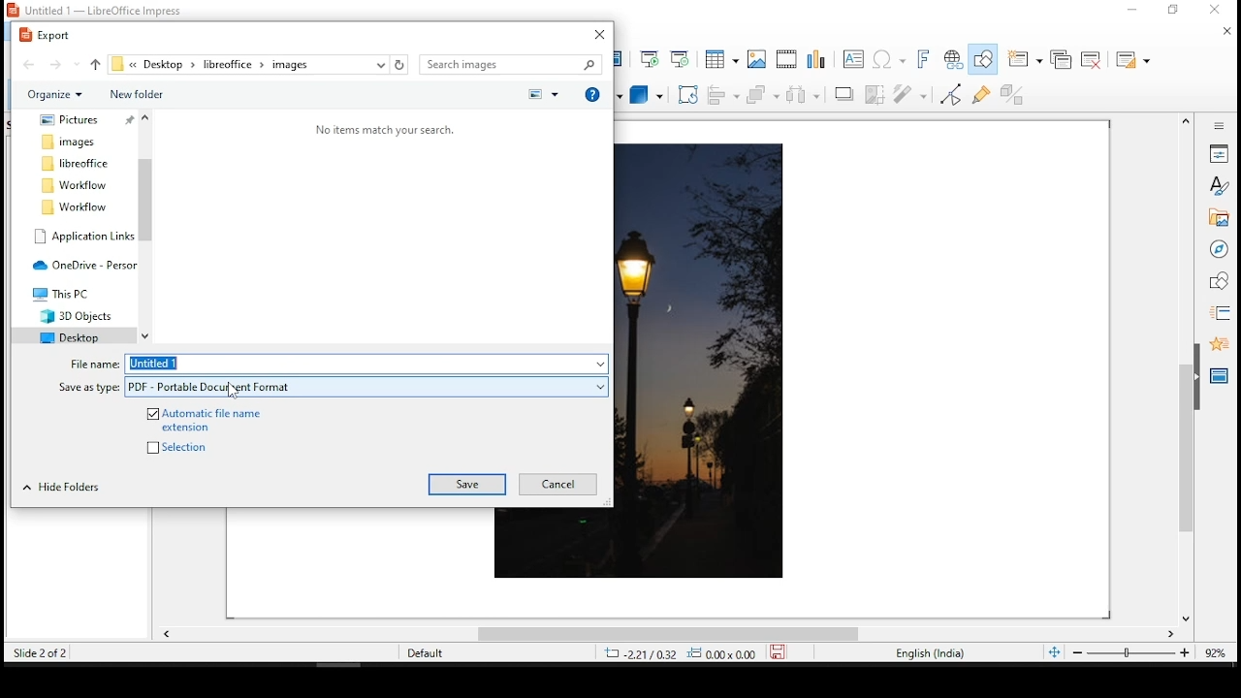 The height and width of the screenshot is (698, 1241). Describe the element at coordinates (1217, 186) in the screenshot. I see `styles` at that location.